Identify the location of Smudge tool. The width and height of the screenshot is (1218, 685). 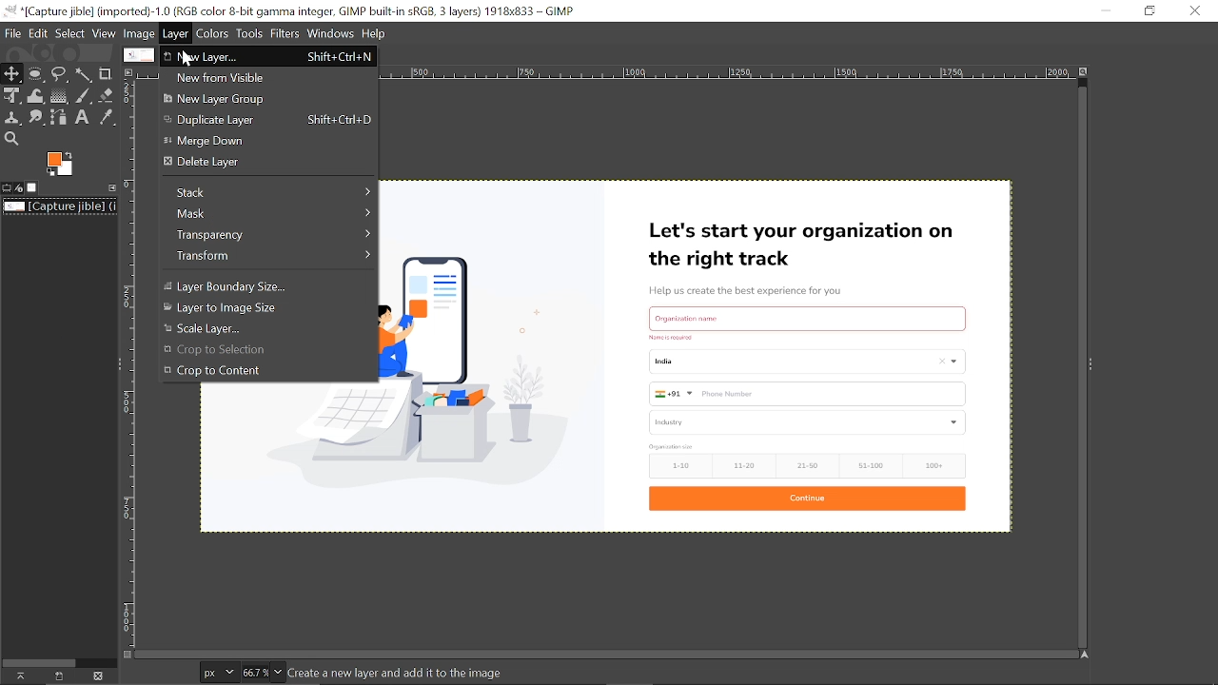
(38, 118).